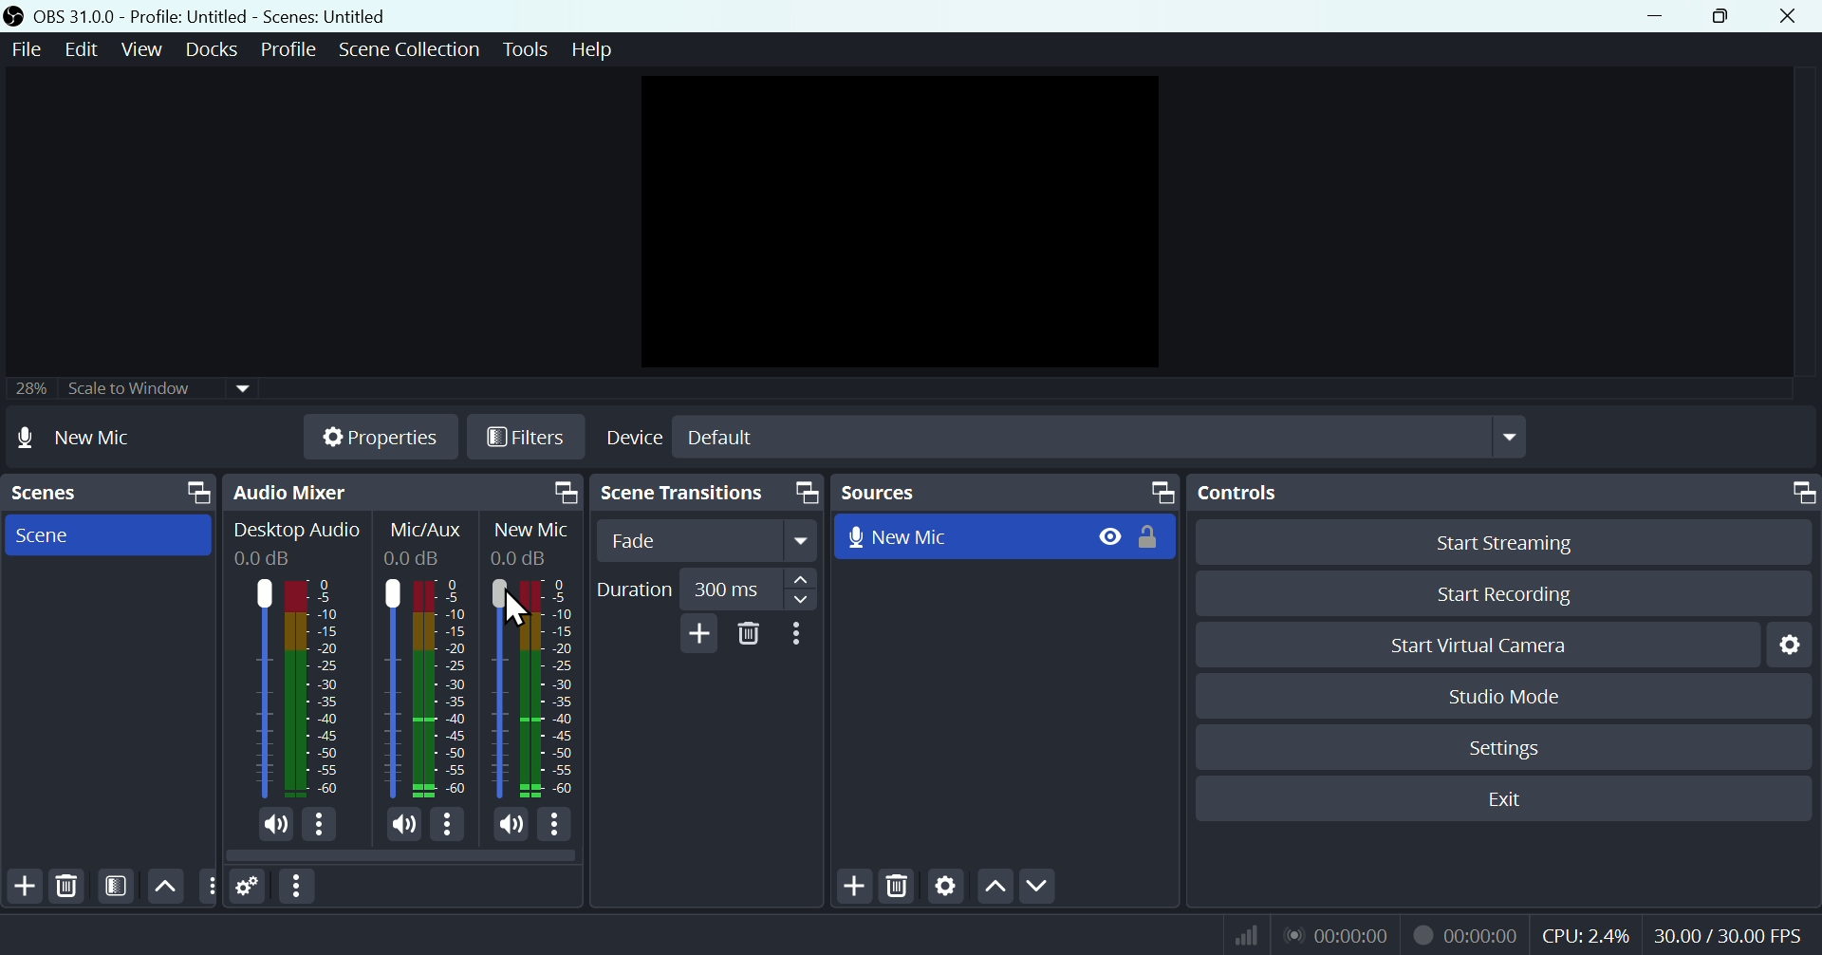 This screenshot has height=955, width=1822. What do you see at coordinates (703, 495) in the screenshot?
I see `Scene transitions` at bounding box center [703, 495].